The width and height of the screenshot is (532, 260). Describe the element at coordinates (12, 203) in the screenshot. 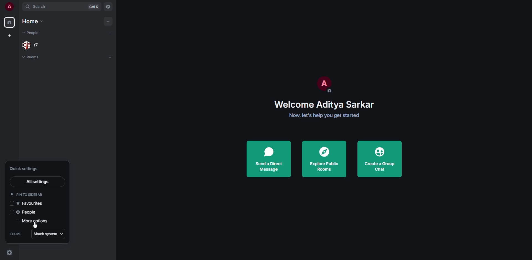

I see `click to enable` at that location.